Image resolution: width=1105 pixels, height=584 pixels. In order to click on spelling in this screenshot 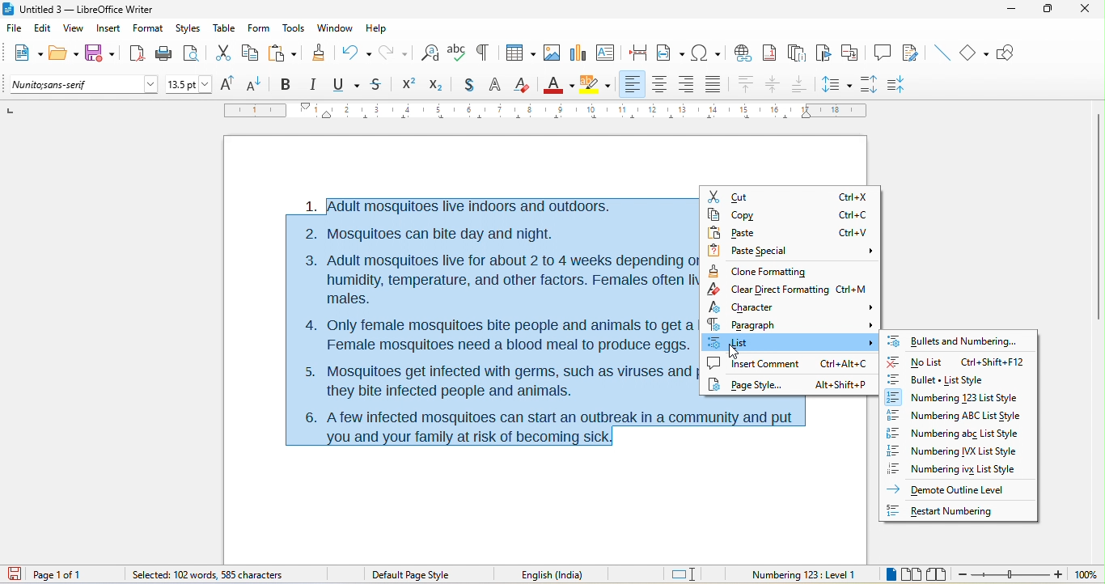, I will do `click(457, 54)`.